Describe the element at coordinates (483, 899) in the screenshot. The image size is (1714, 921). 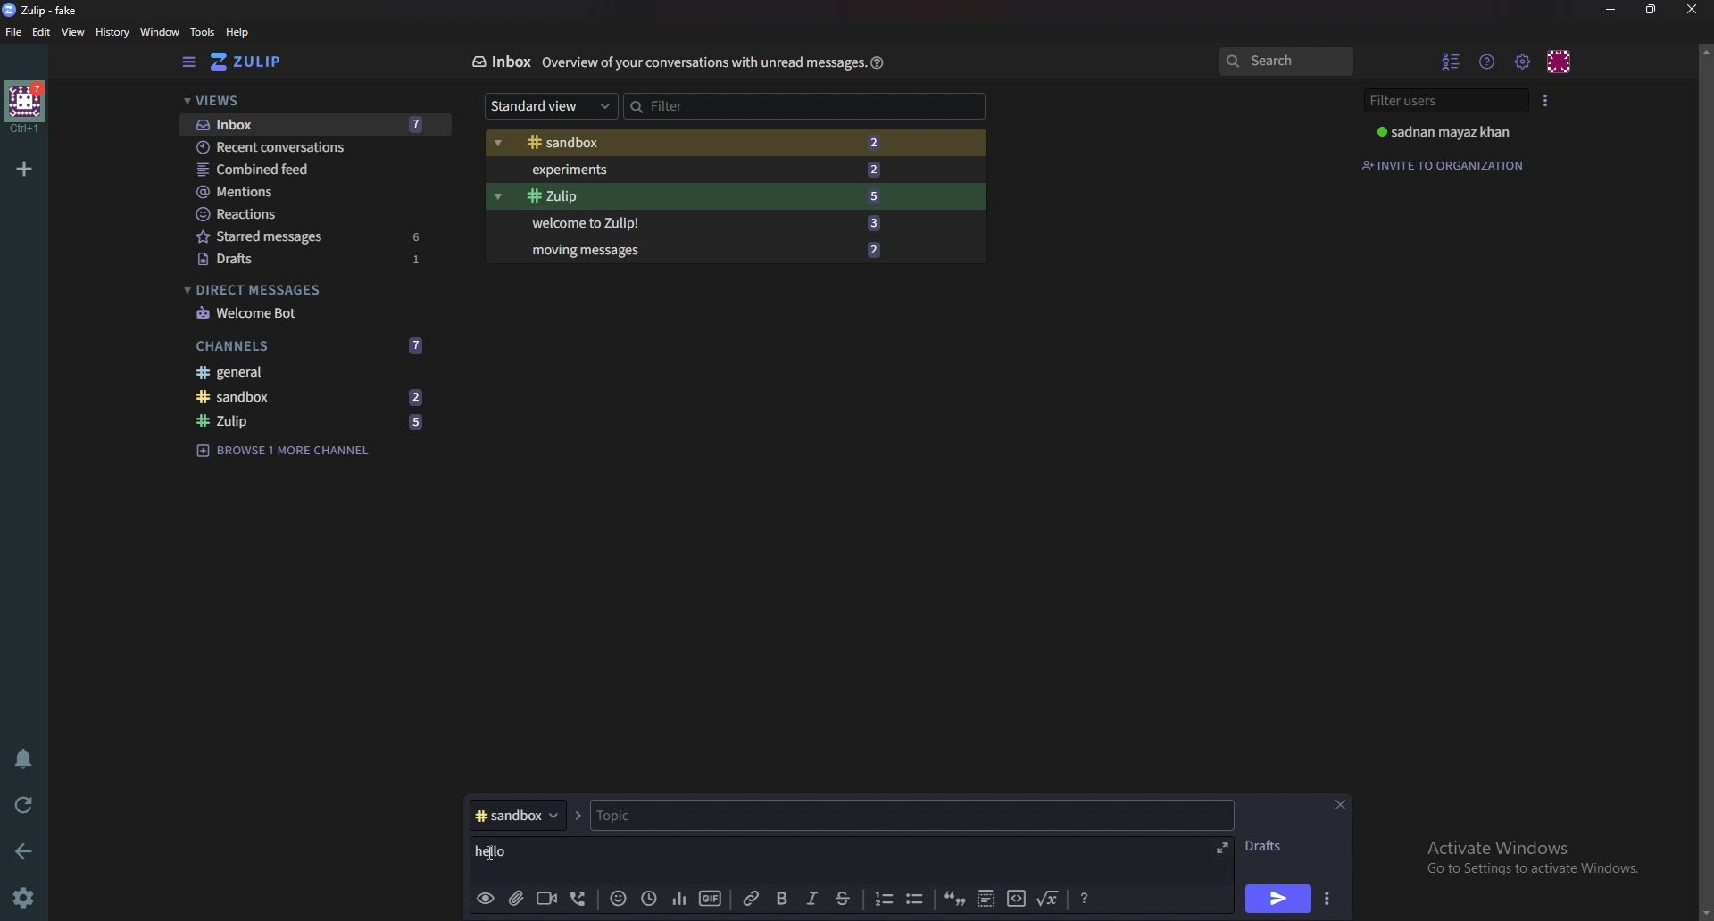
I see `preview` at that location.